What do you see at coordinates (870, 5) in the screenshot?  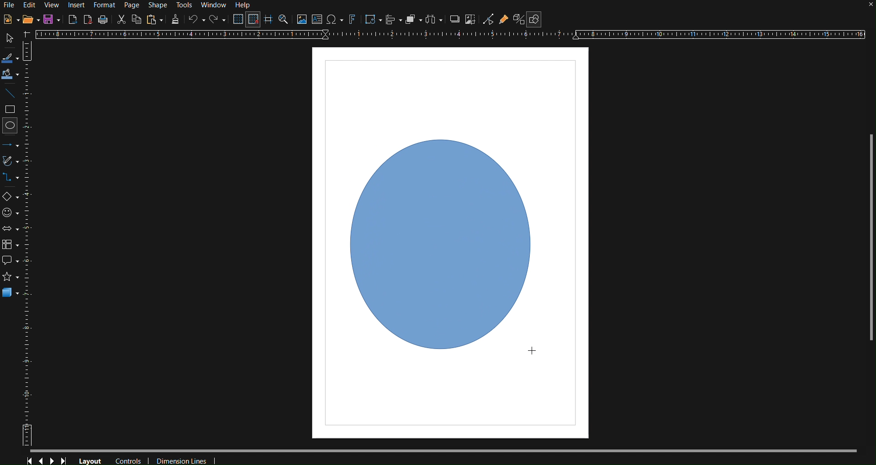 I see `close` at bounding box center [870, 5].